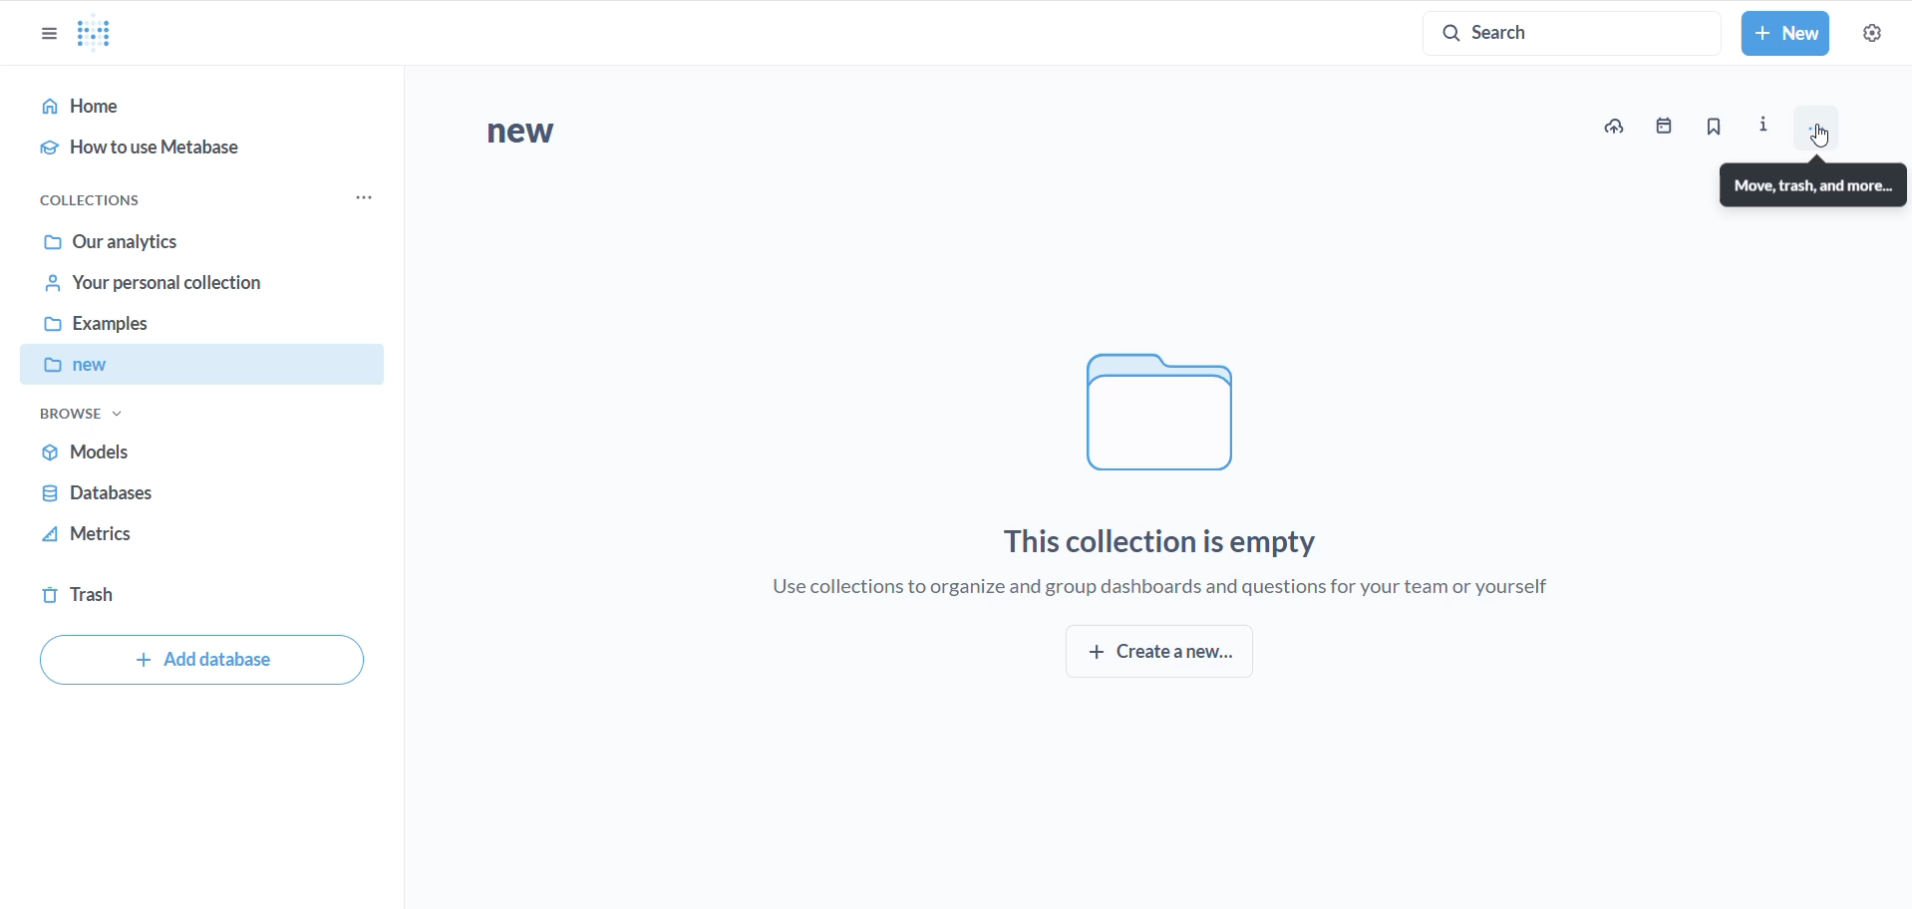 Image resolution: width=1912 pixels, height=909 pixels. Describe the element at coordinates (1670, 128) in the screenshot. I see `date` at that location.